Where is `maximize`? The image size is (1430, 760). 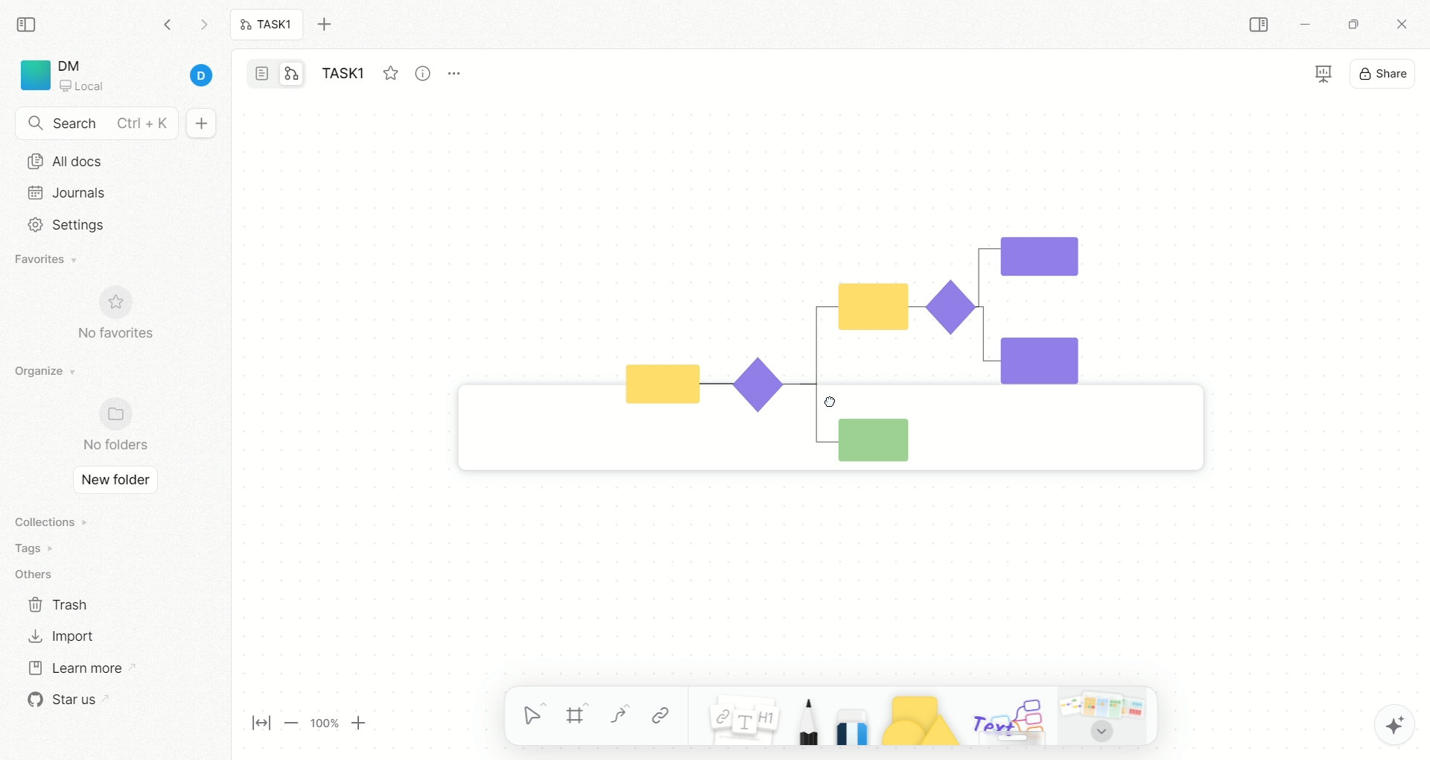
maximize is located at coordinates (1349, 23).